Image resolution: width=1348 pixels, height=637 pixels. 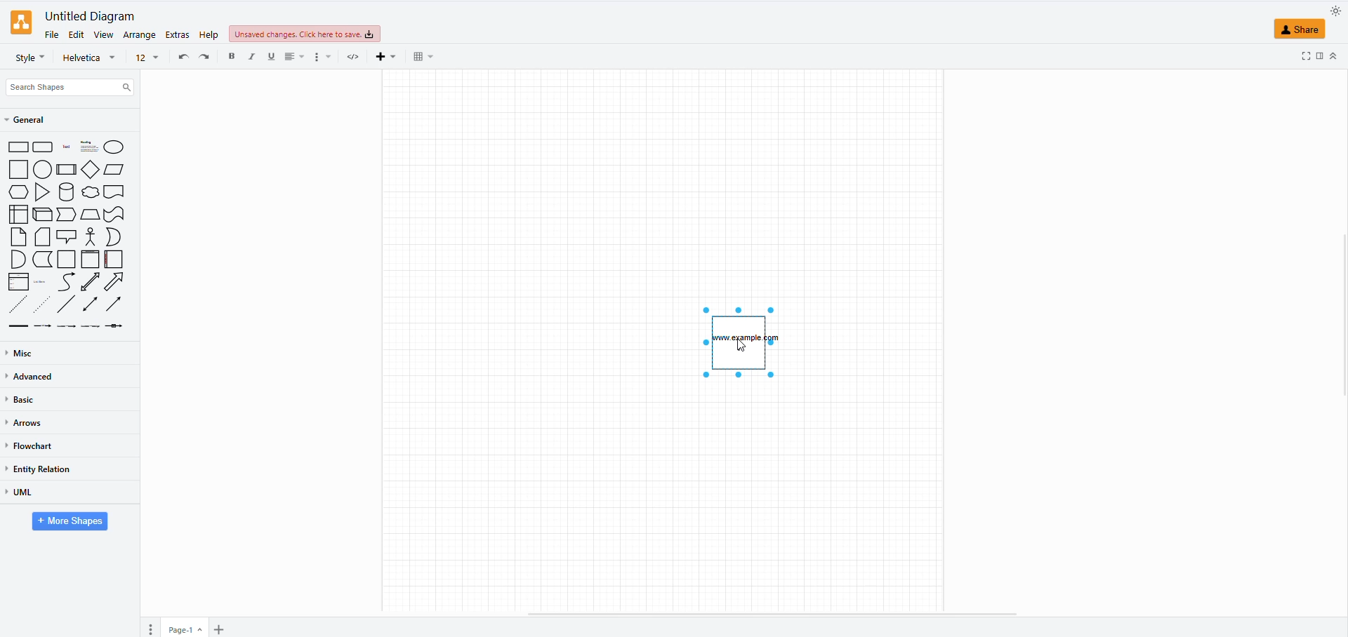 I want to click on undo, so click(x=183, y=55).